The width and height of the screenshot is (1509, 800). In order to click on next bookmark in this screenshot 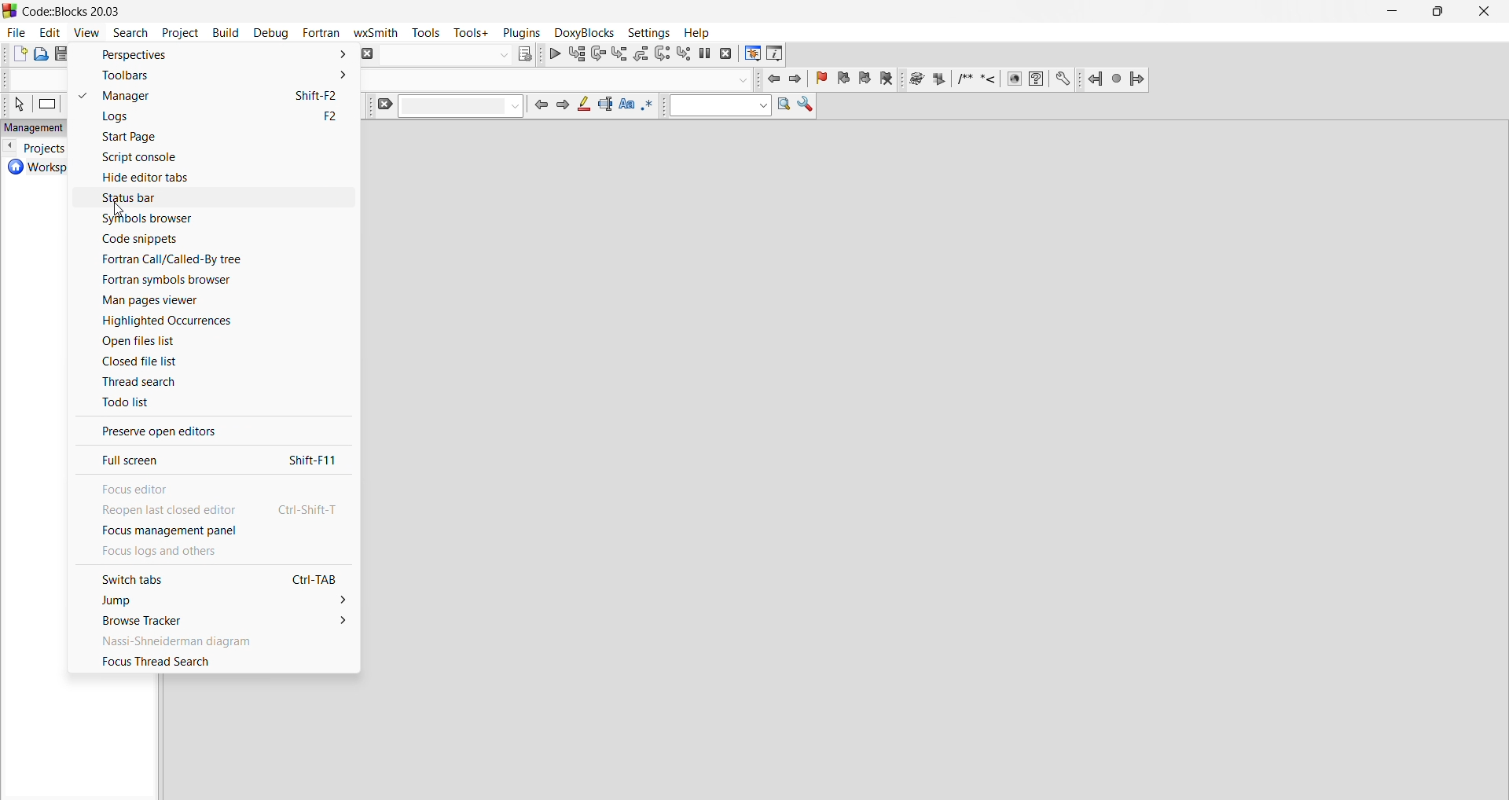, I will do `click(865, 81)`.